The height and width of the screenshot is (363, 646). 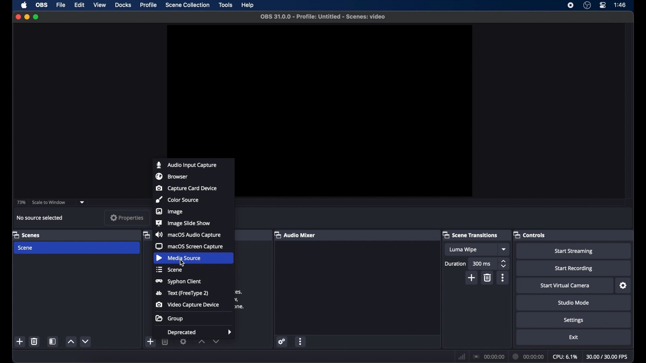 What do you see at coordinates (567, 286) in the screenshot?
I see `start virtual camera` at bounding box center [567, 286].